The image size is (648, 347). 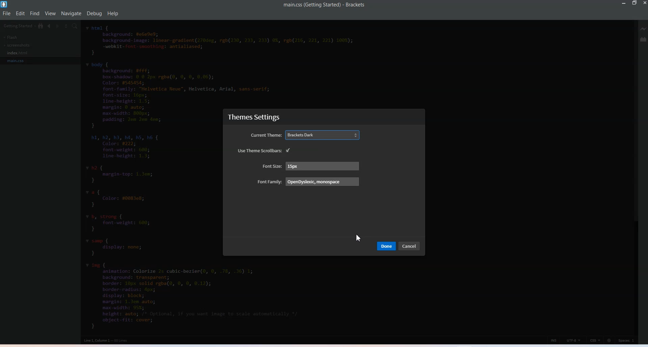 What do you see at coordinates (94, 14) in the screenshot?
I see `Debug` at bounding box center [94, 14].